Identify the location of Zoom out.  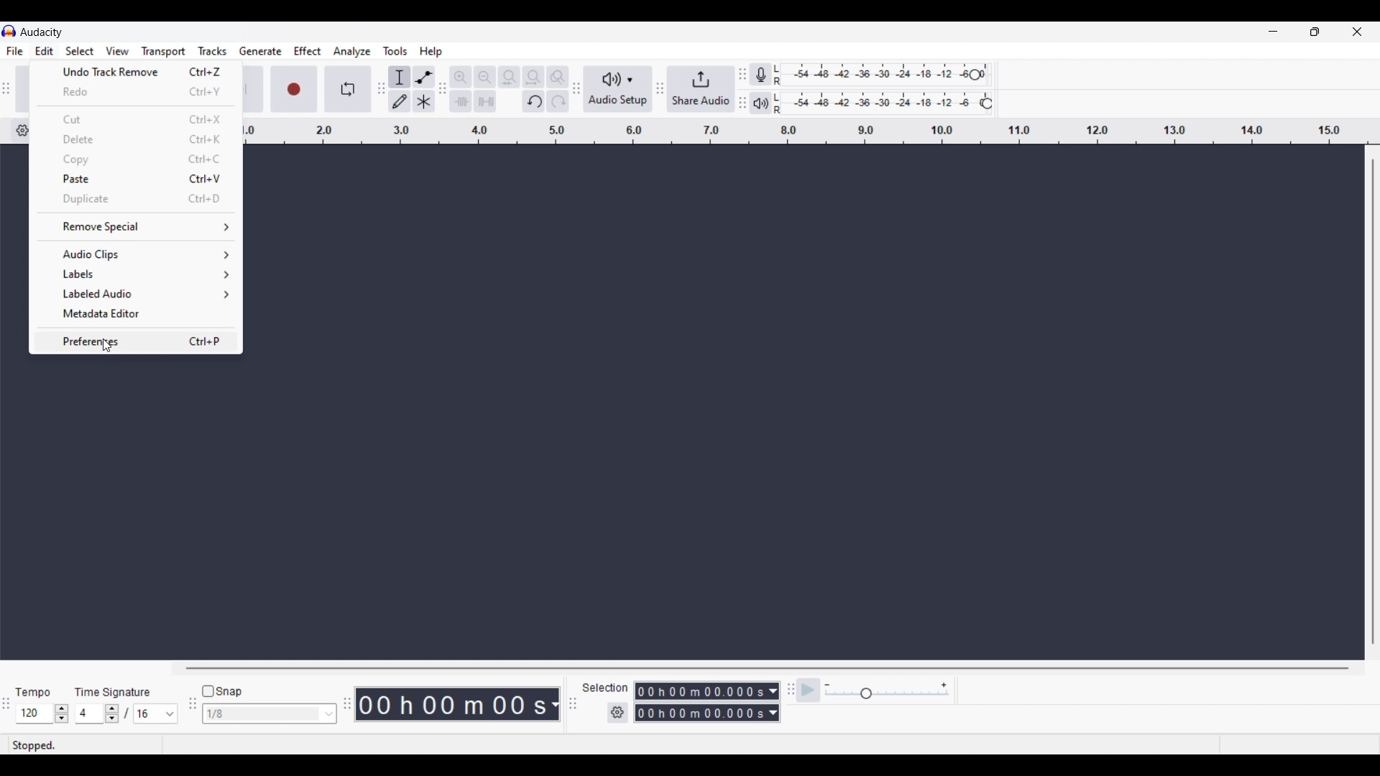
(484, 77).